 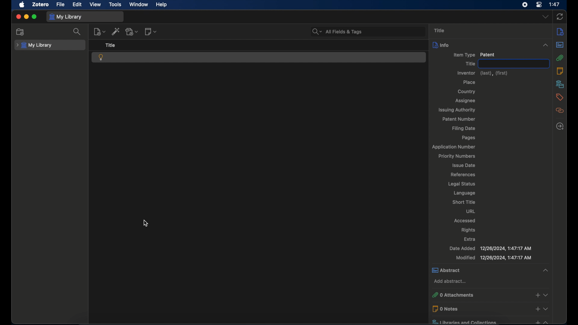 What do you see at coordinates (514, 63) in the screenshot?
I see `title` at bounding box center [514, 63].